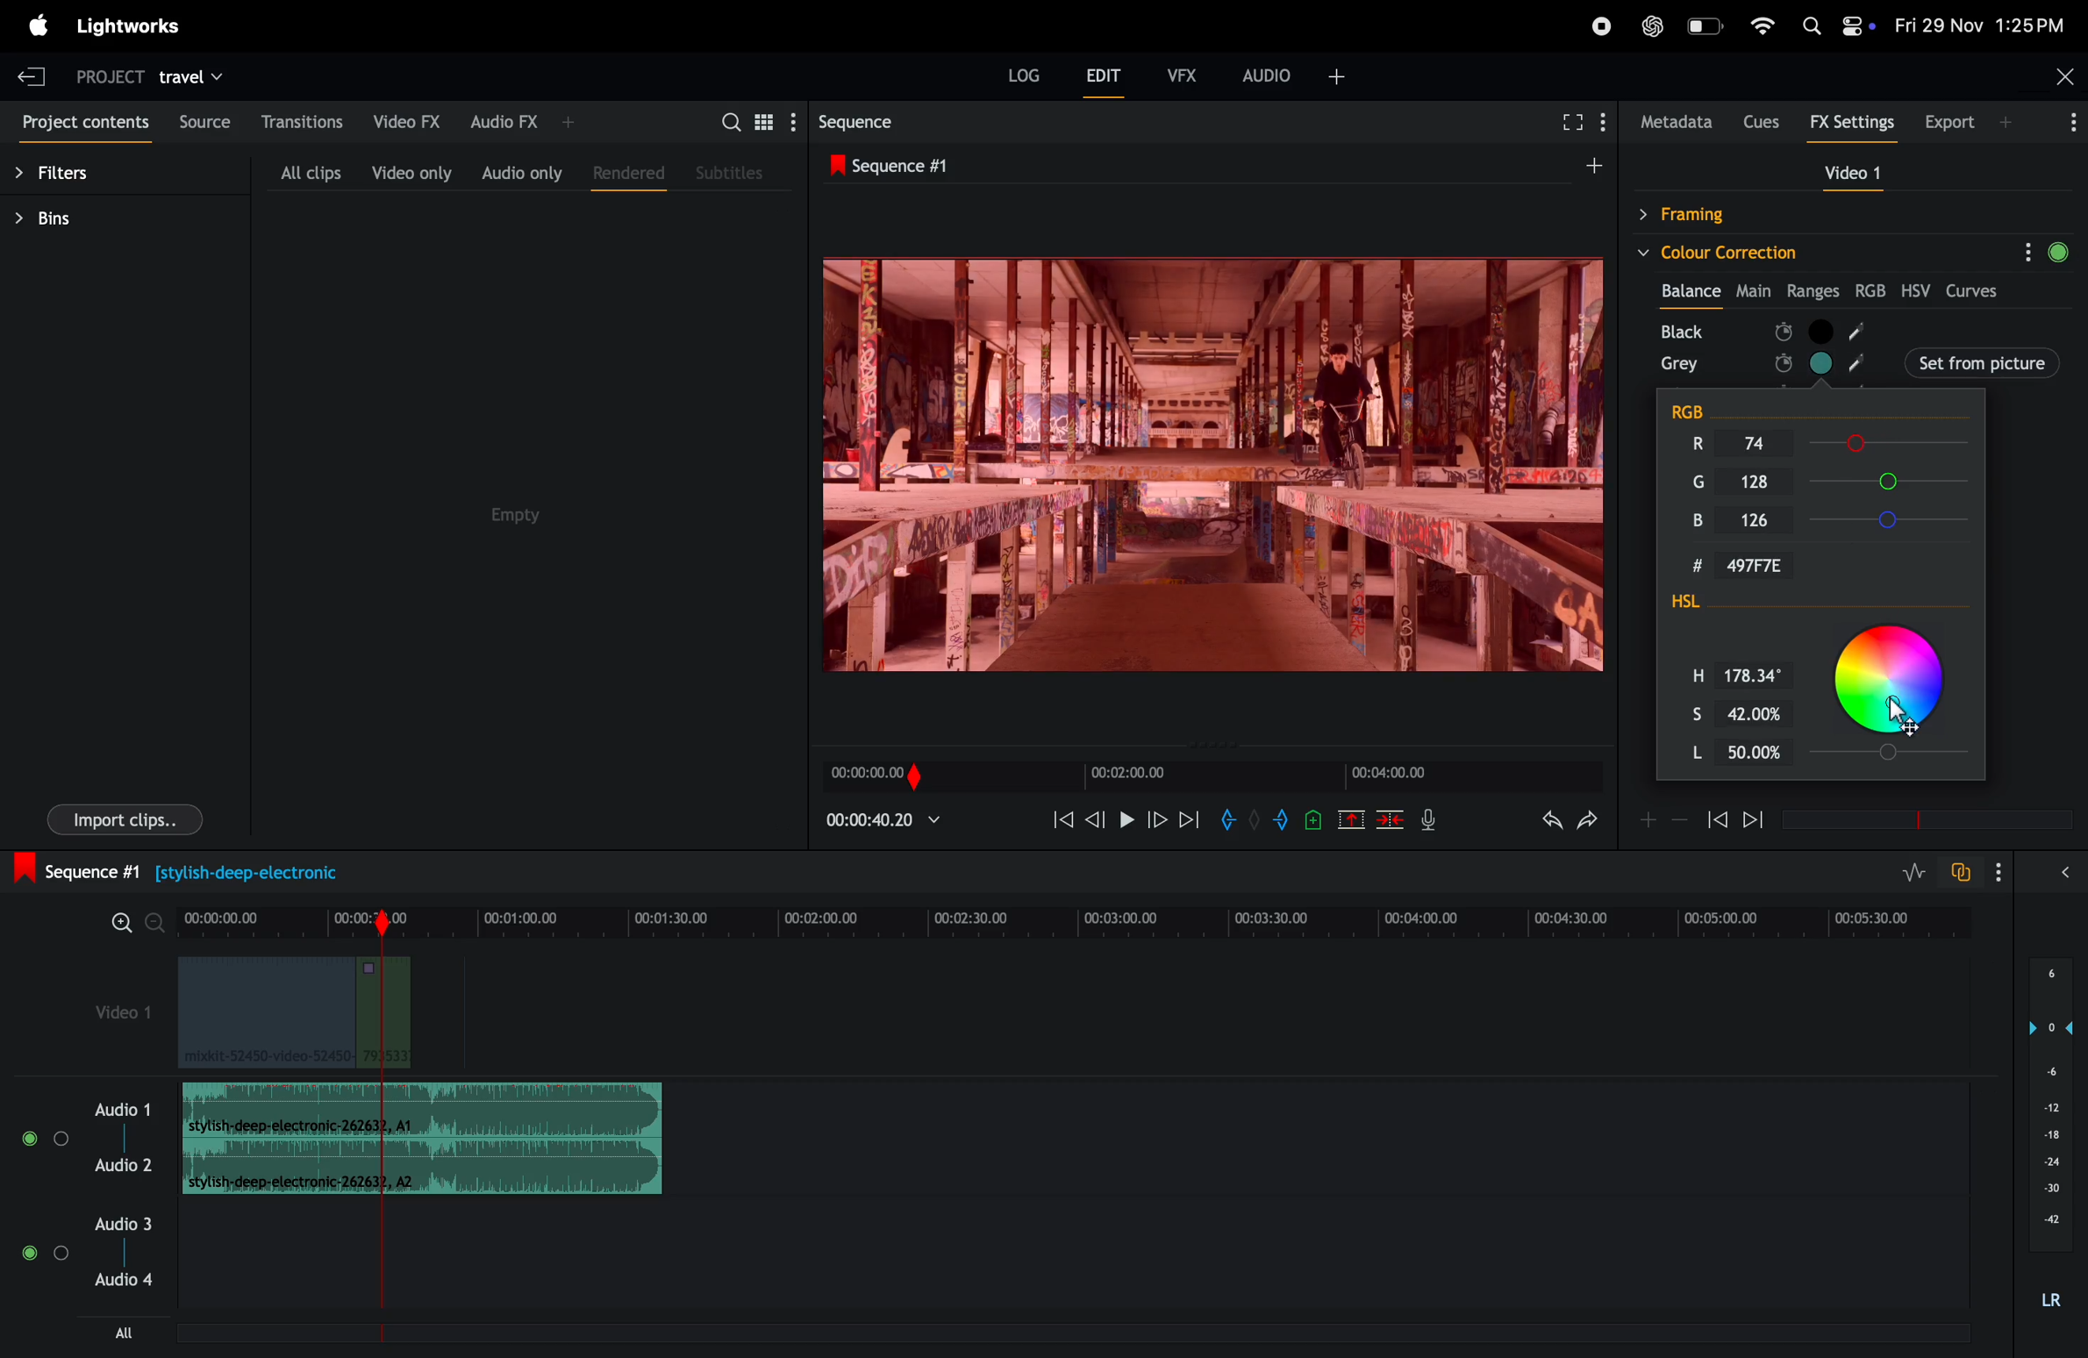 The height and width of the screenshot is (1358, 2088). I want to click on previous frame, so click(1099, 818).